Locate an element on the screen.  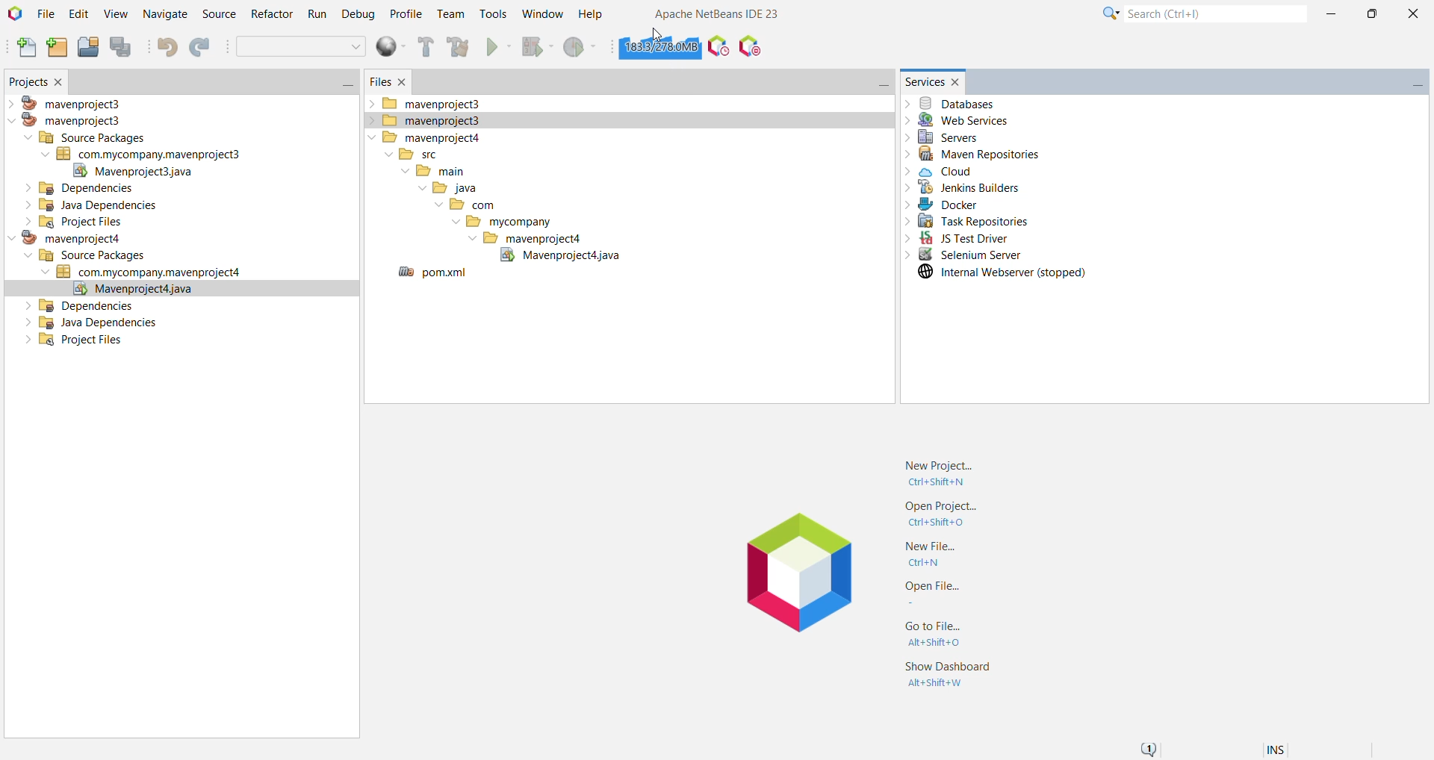
Maximize is located at coordinates (1371, 14).